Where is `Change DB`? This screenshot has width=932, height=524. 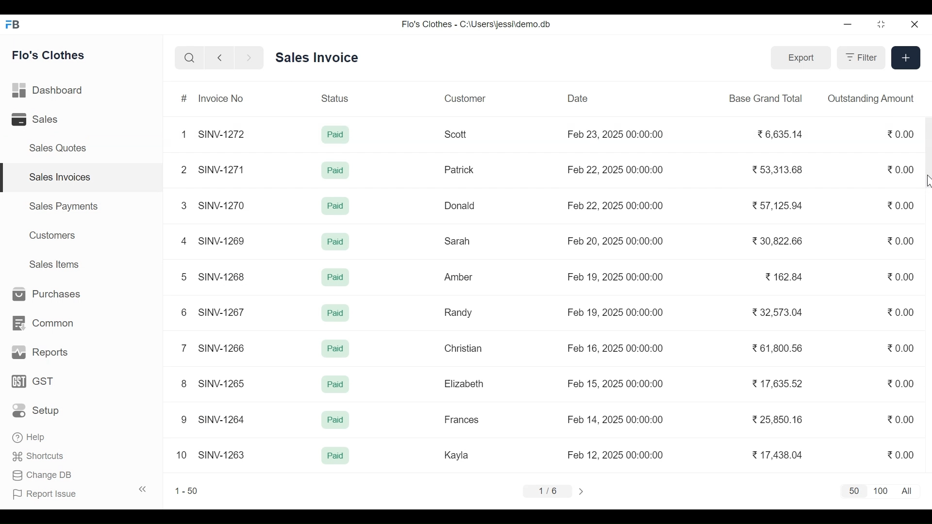 Change DB is located at coordinates (43, 476).